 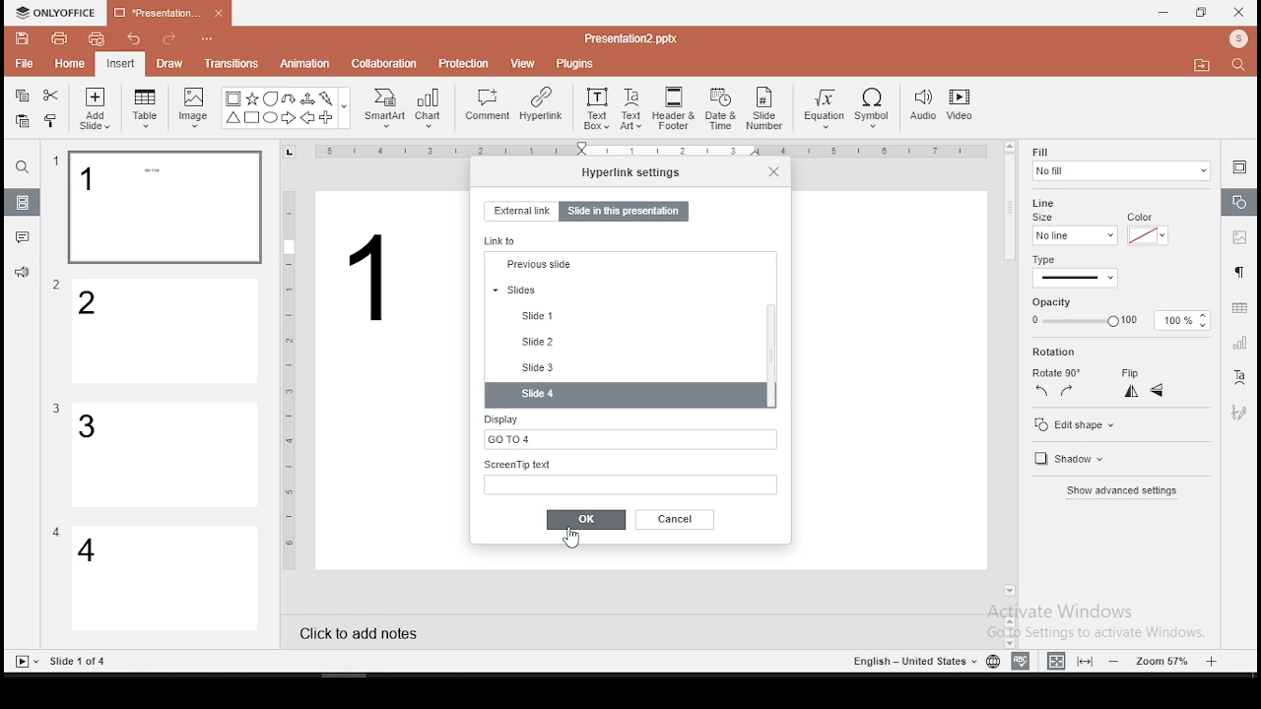 What do you see at coordinates (1052, 660) in the screenshot?
I see `fit to width` at bounding box center [1052, 660].